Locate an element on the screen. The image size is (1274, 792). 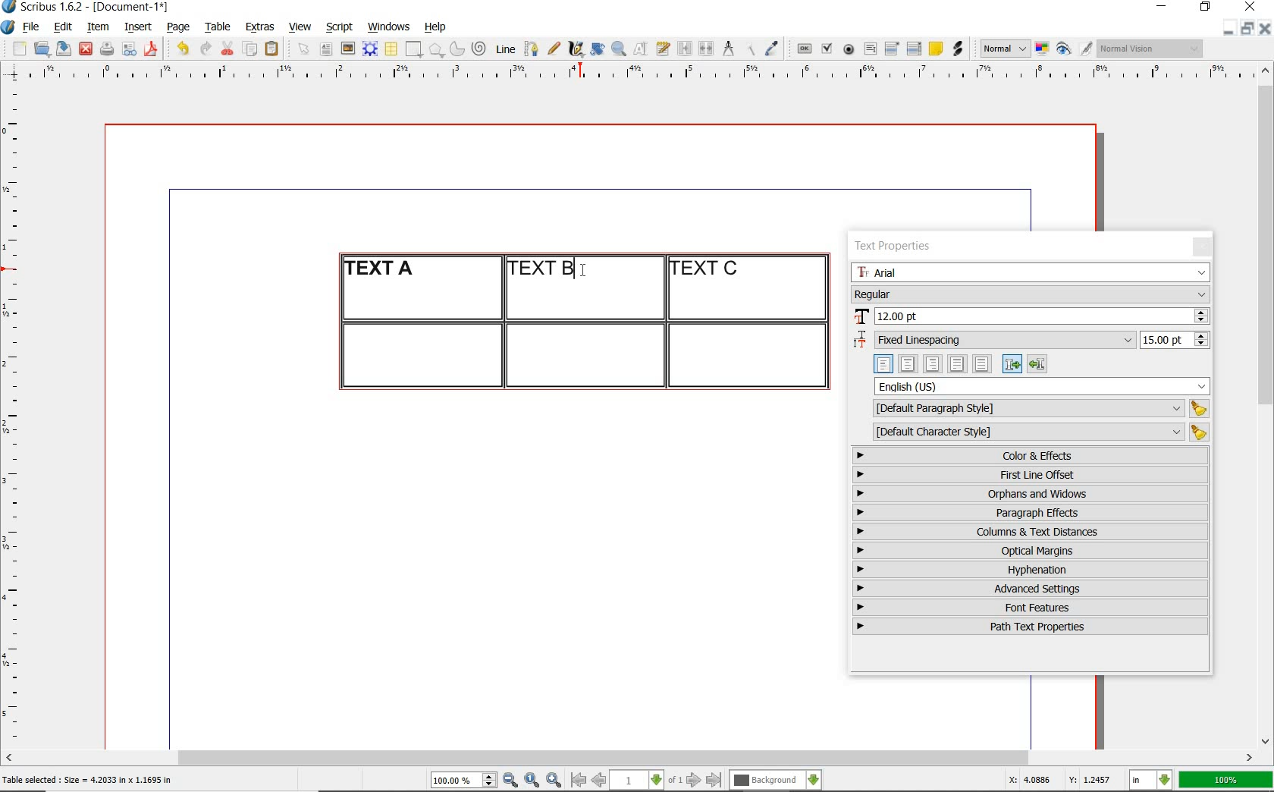
preflight verifier is located at coordinates (130, 50).